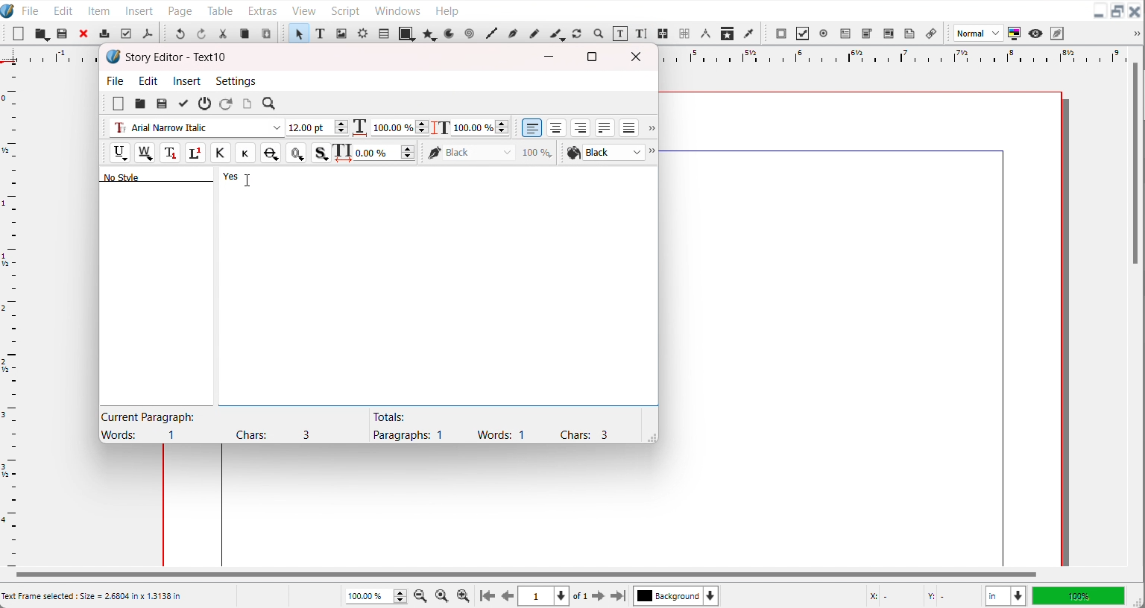  Describe the element at coordinates (650, 129) in the screenshot. I see `Drop down box` at that location.